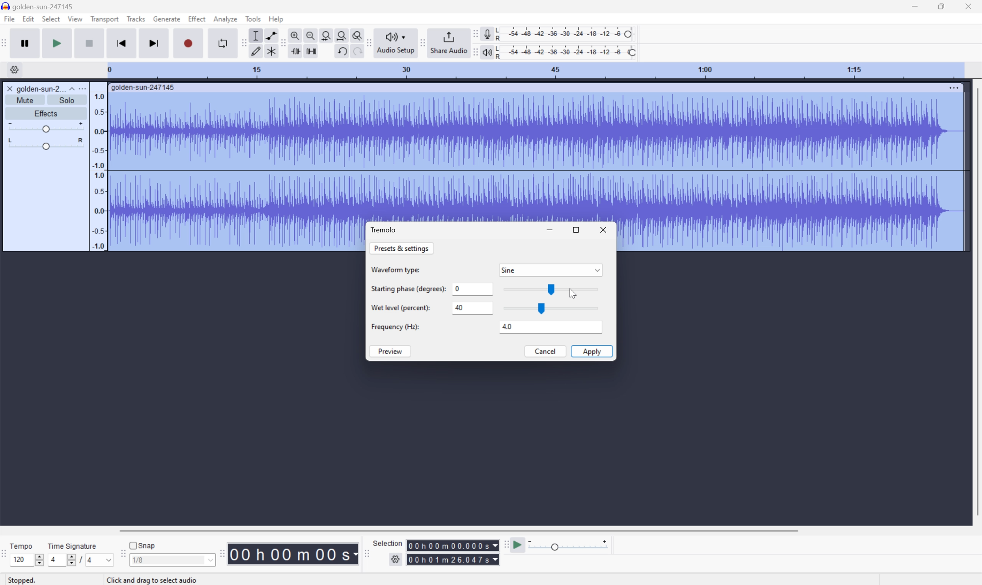 The width and height of the screenshot is (982, 585). I want to click on Slider, so click(46, 127).